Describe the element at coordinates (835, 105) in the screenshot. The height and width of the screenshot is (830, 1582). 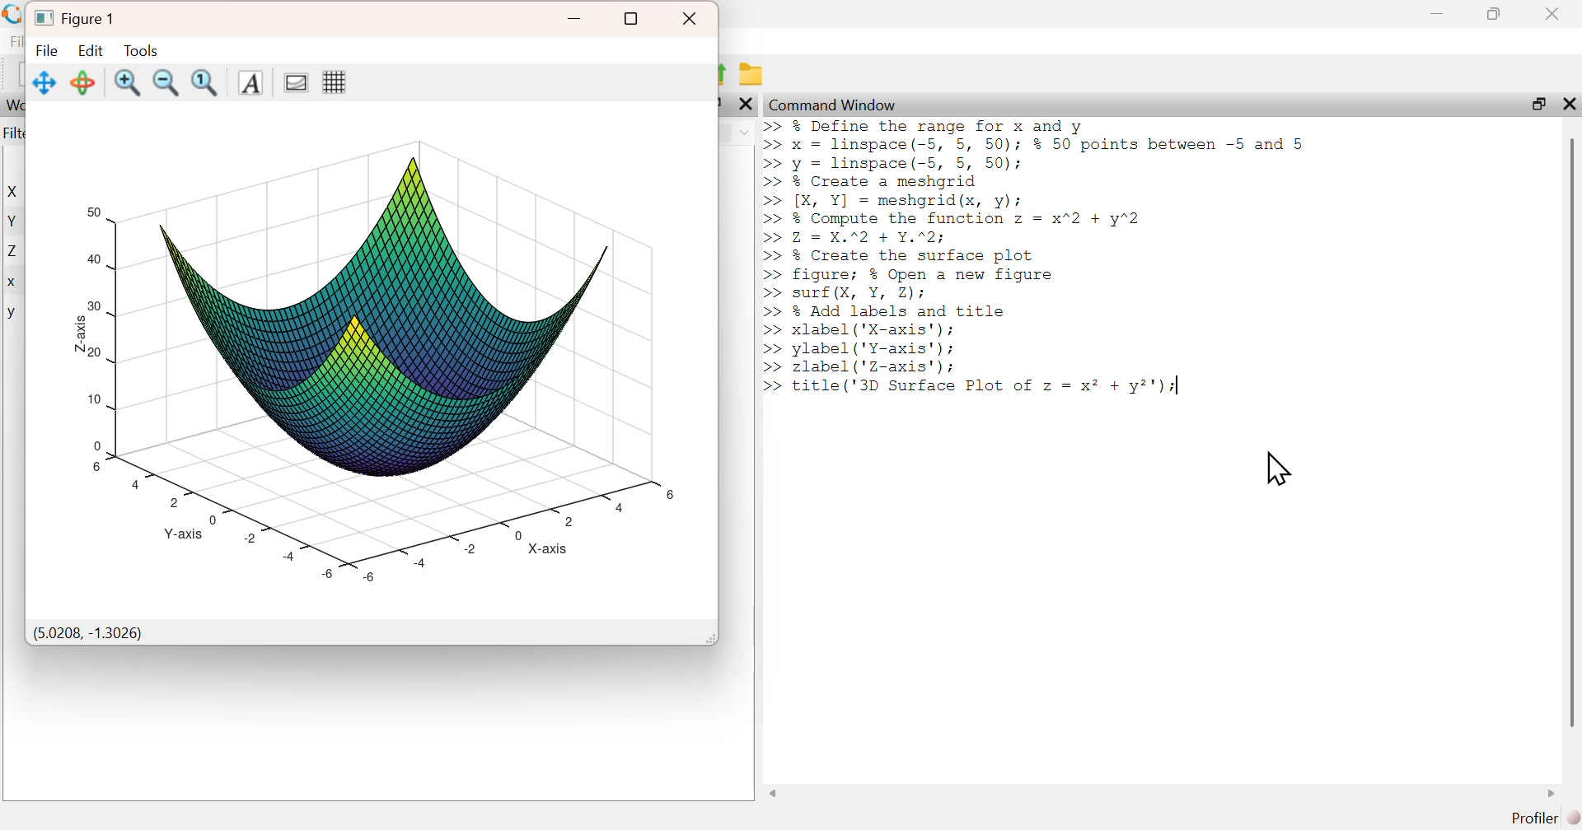
I see `Command Window` at that location.